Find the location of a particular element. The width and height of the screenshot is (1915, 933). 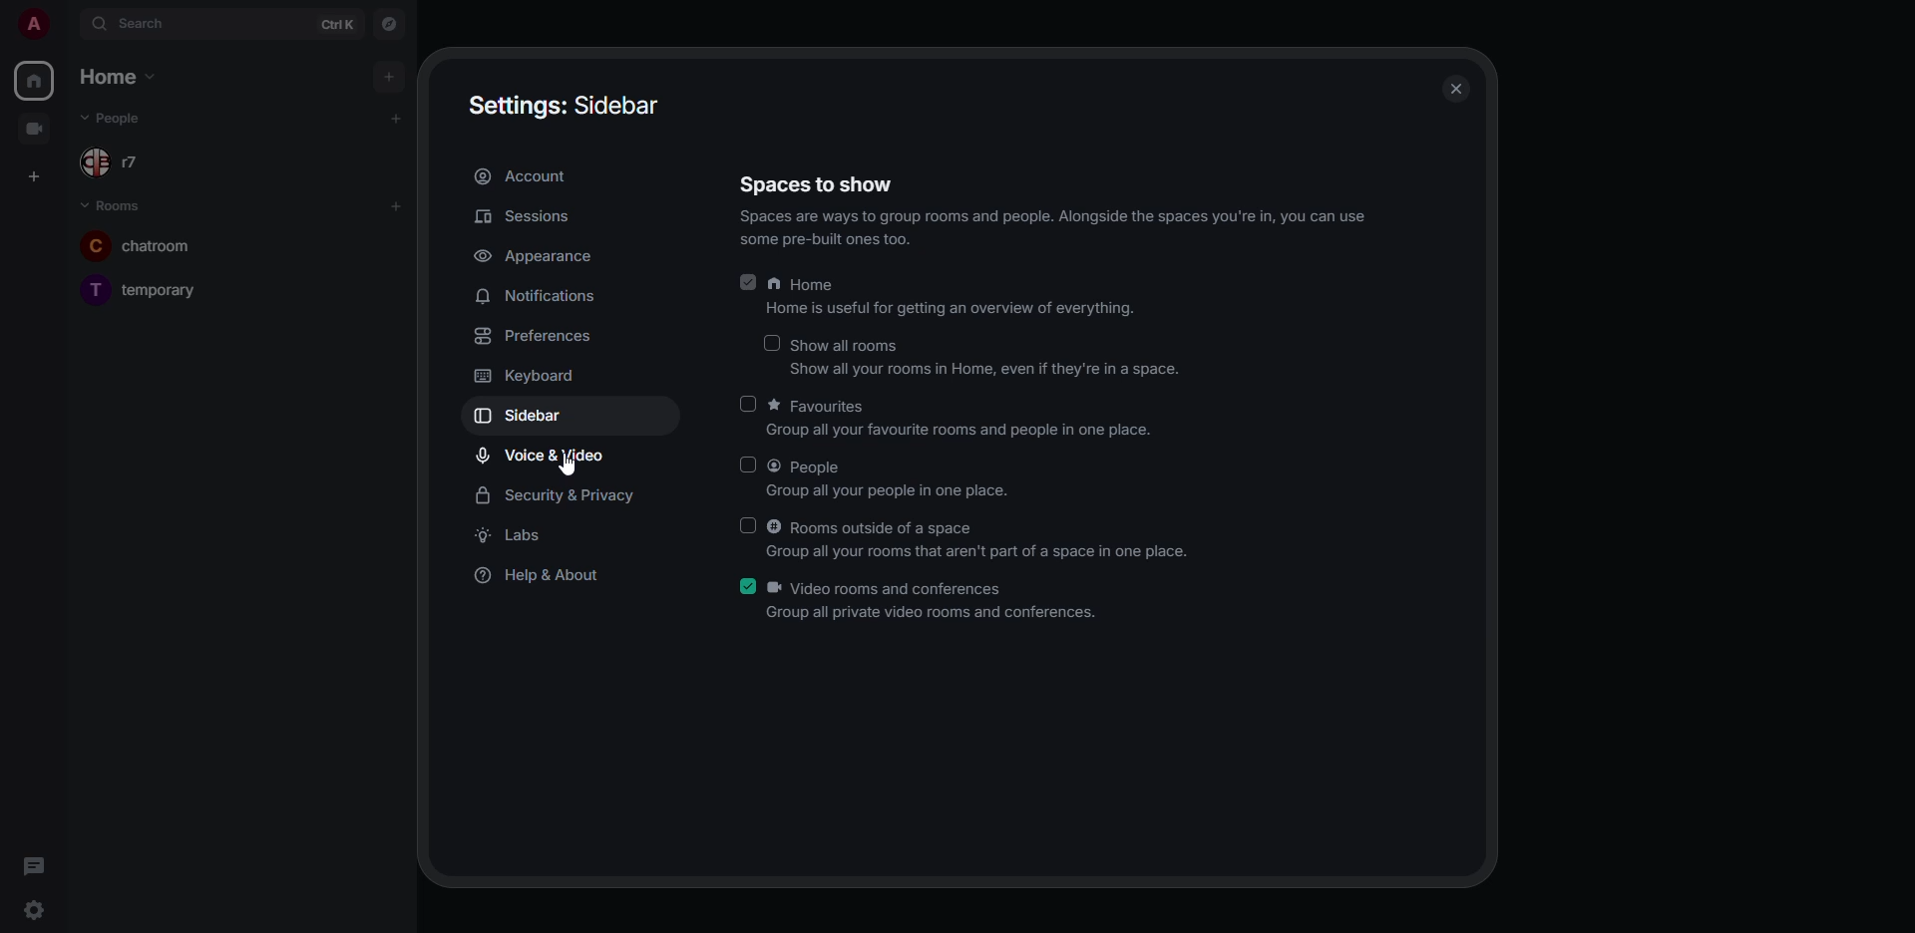

expand is located at coordinates (70, 23).